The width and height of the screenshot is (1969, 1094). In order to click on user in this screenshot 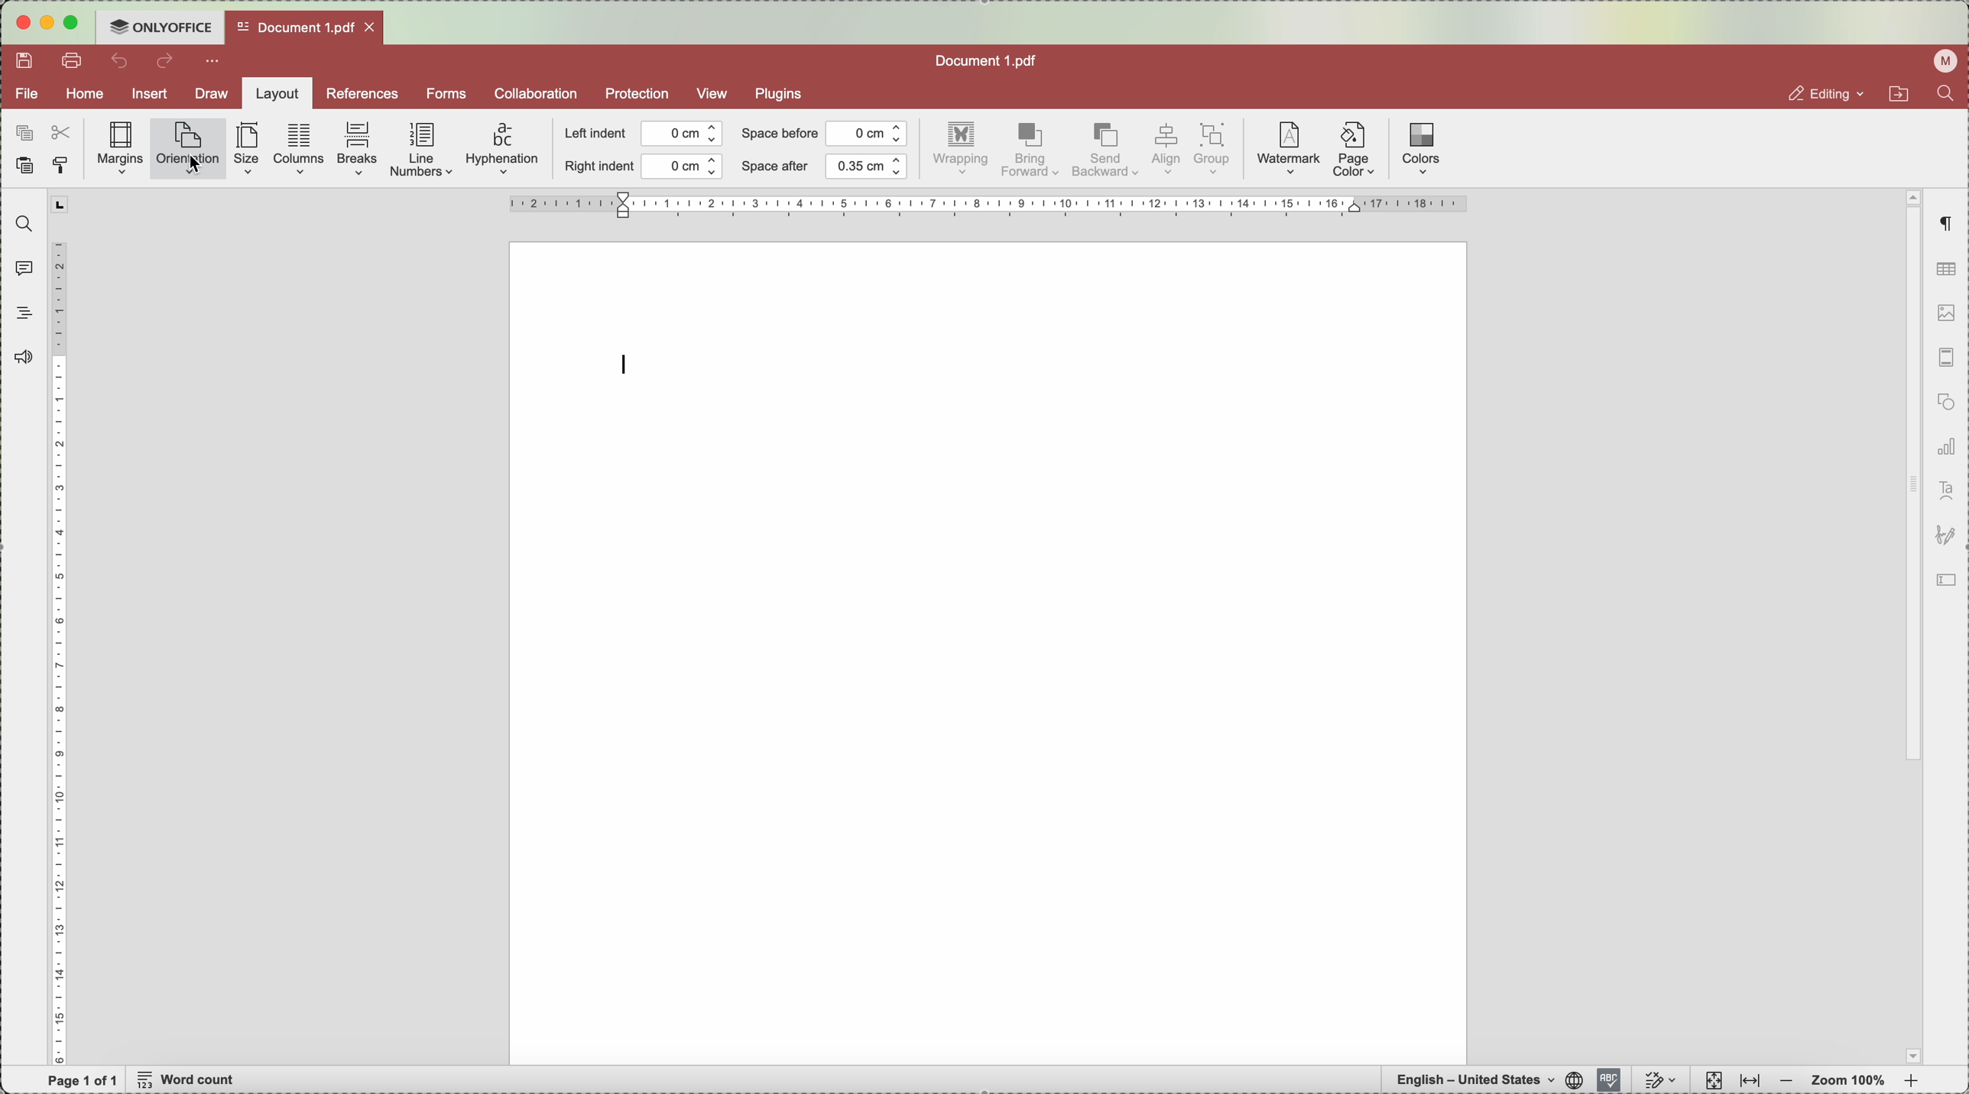, I will do `click(1941, 62)`.